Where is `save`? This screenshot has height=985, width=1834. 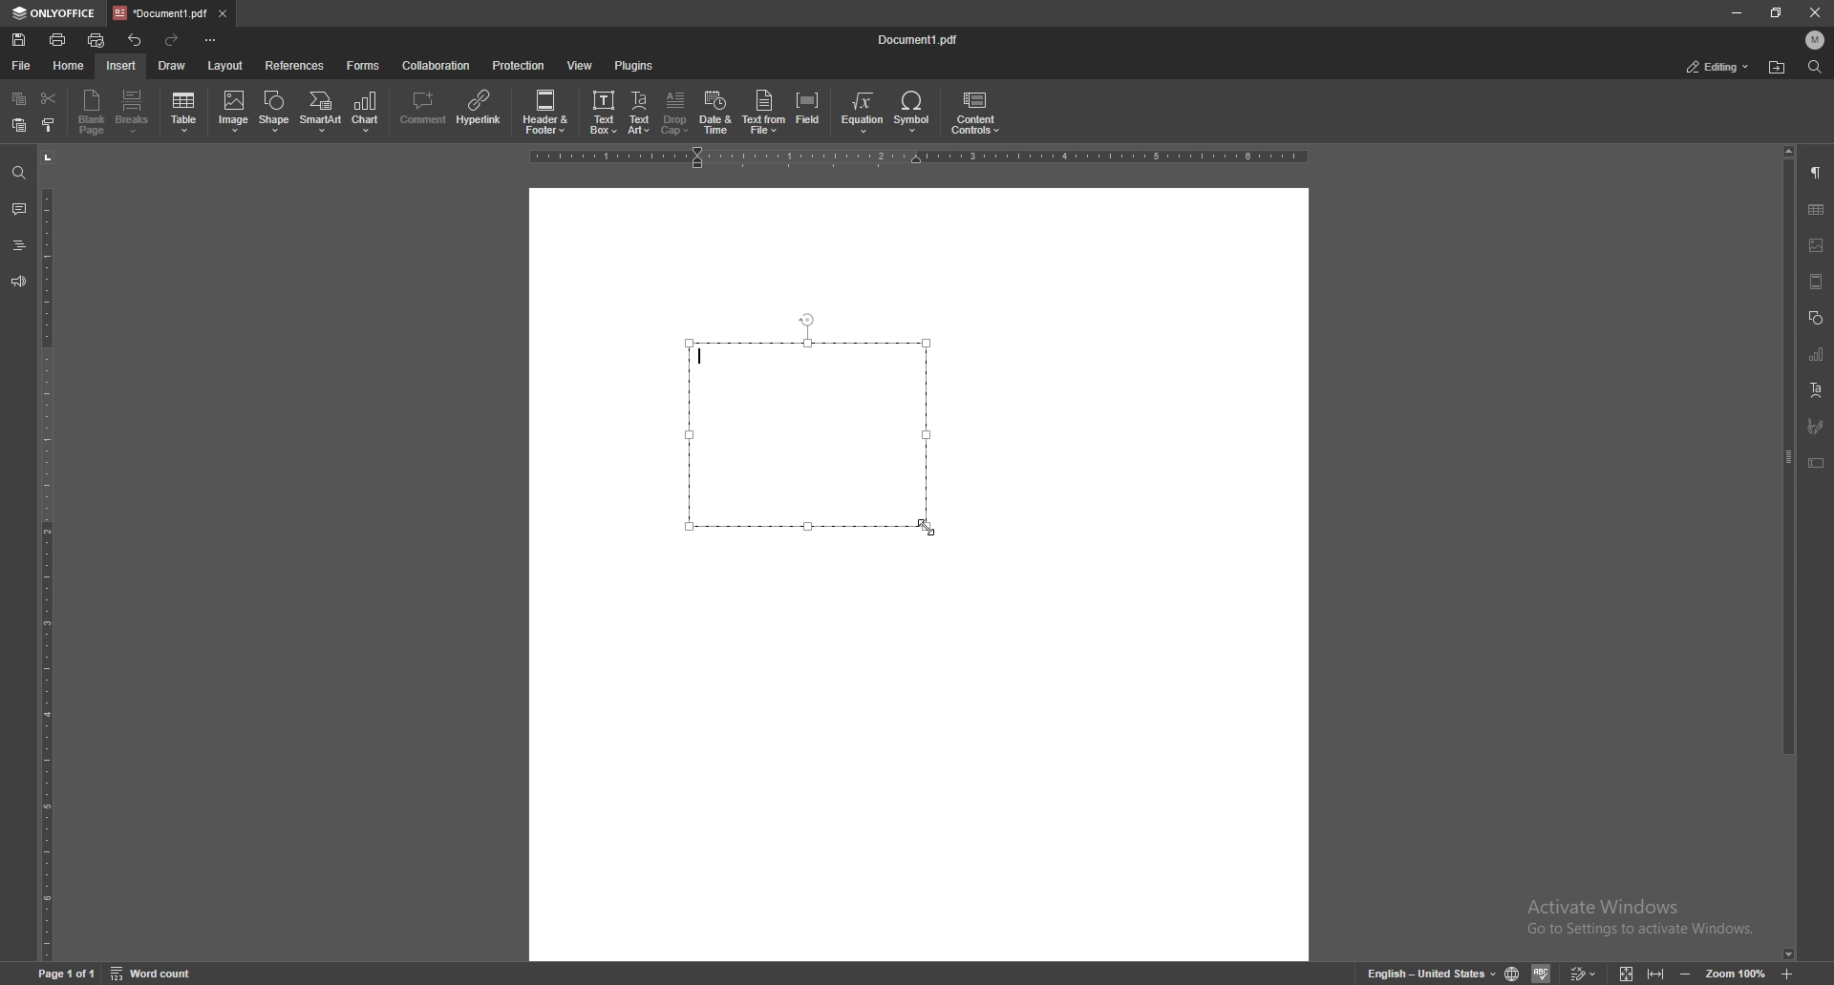 save is located at coordinates (18, 40).